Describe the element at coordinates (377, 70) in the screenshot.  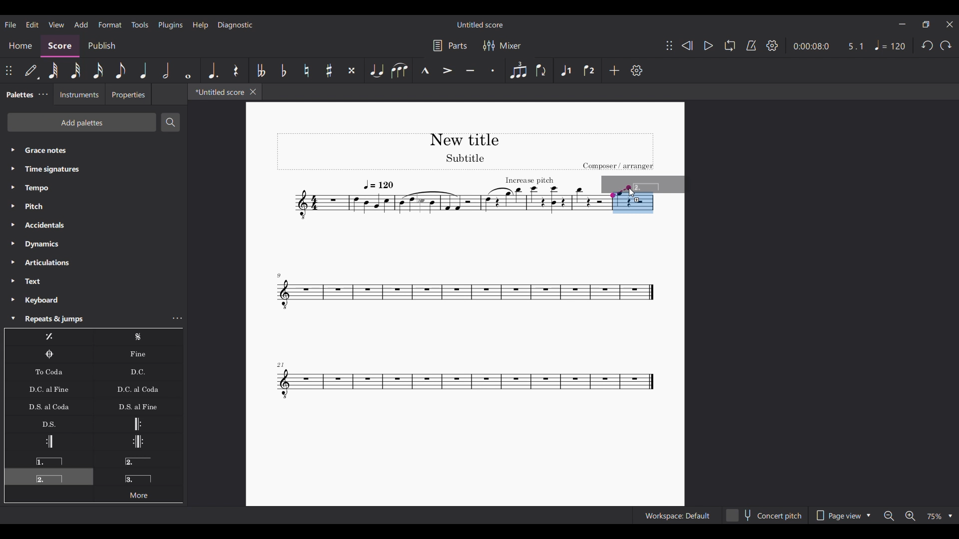
I see `Tie` at that location.